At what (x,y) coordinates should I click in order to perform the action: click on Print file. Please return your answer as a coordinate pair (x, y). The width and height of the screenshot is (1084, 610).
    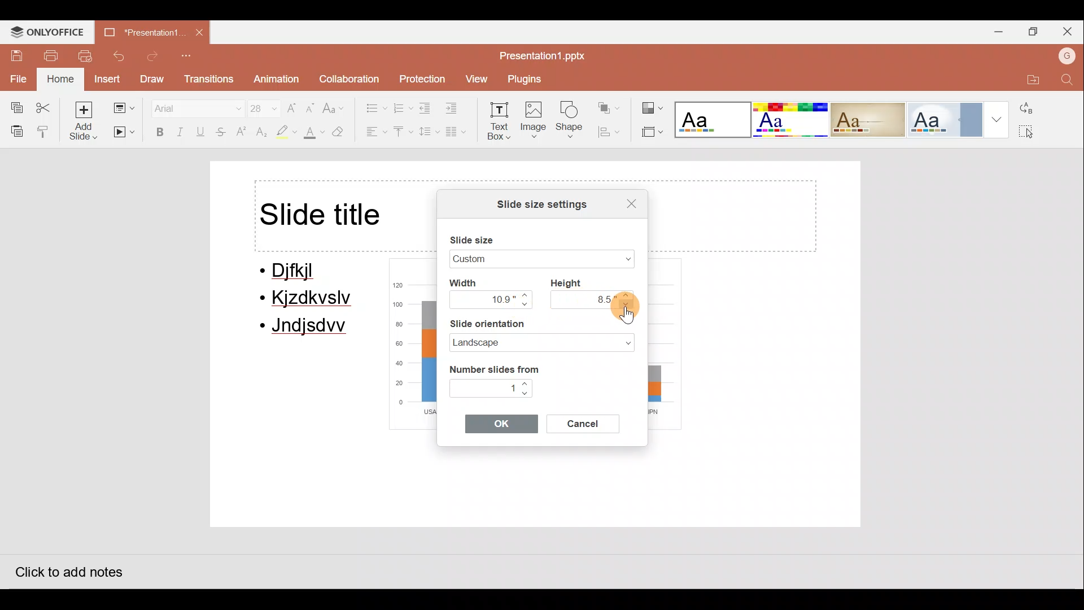
    Looking at the image, I should click on (51, 55).